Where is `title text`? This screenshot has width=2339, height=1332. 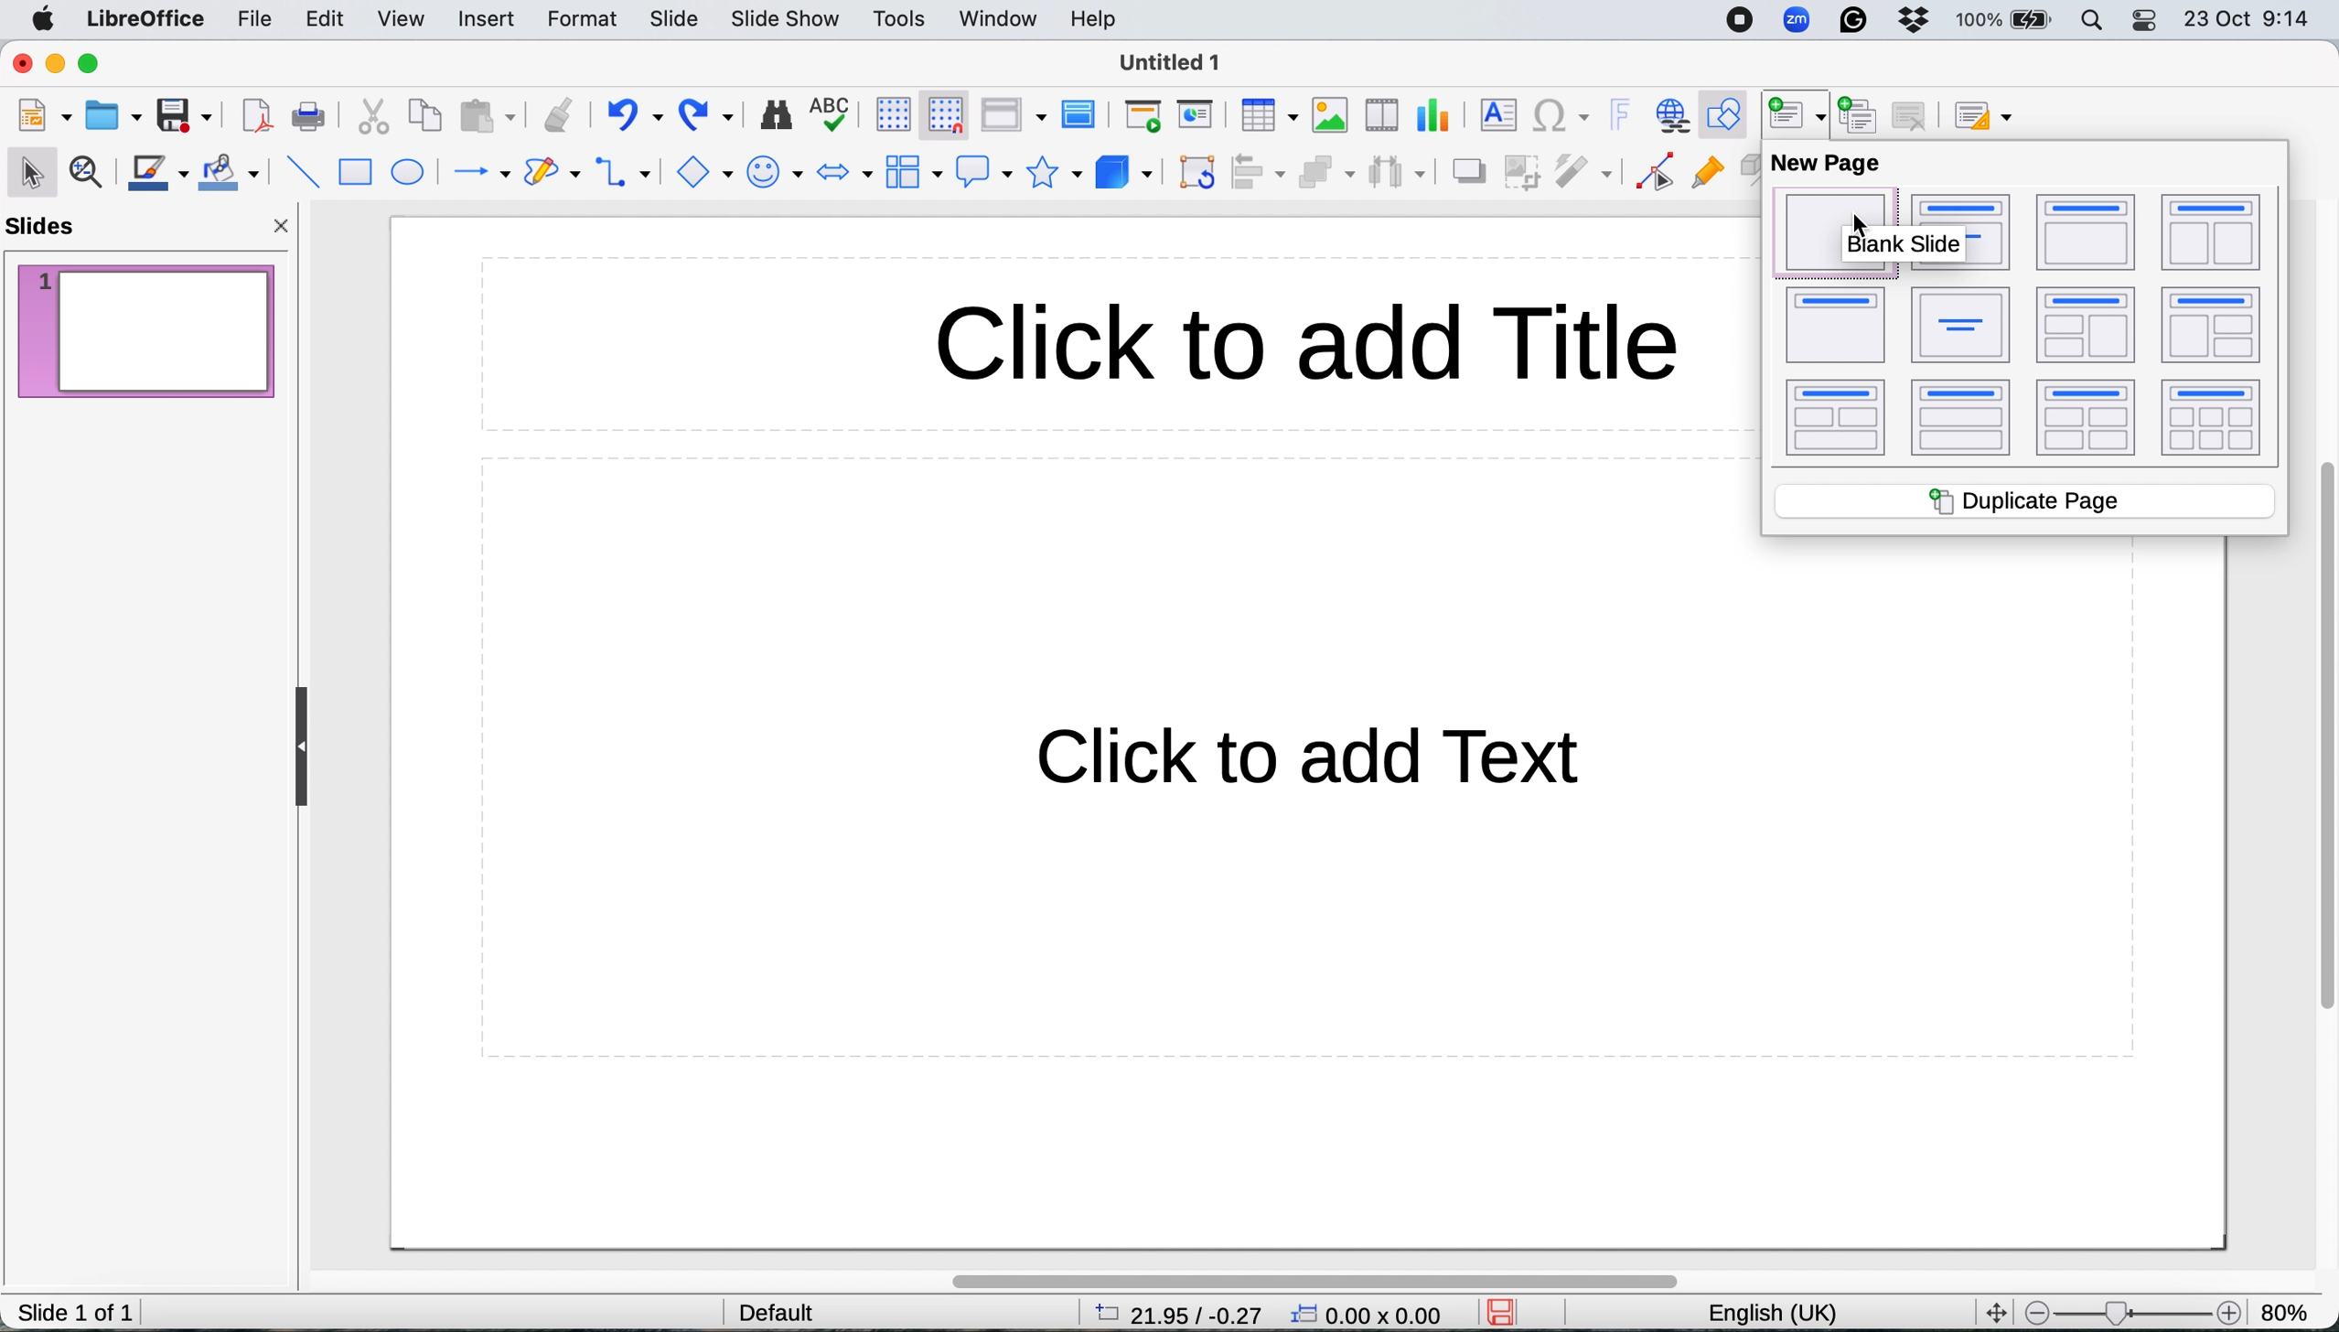
title text is located at coordinates (1314, 346).